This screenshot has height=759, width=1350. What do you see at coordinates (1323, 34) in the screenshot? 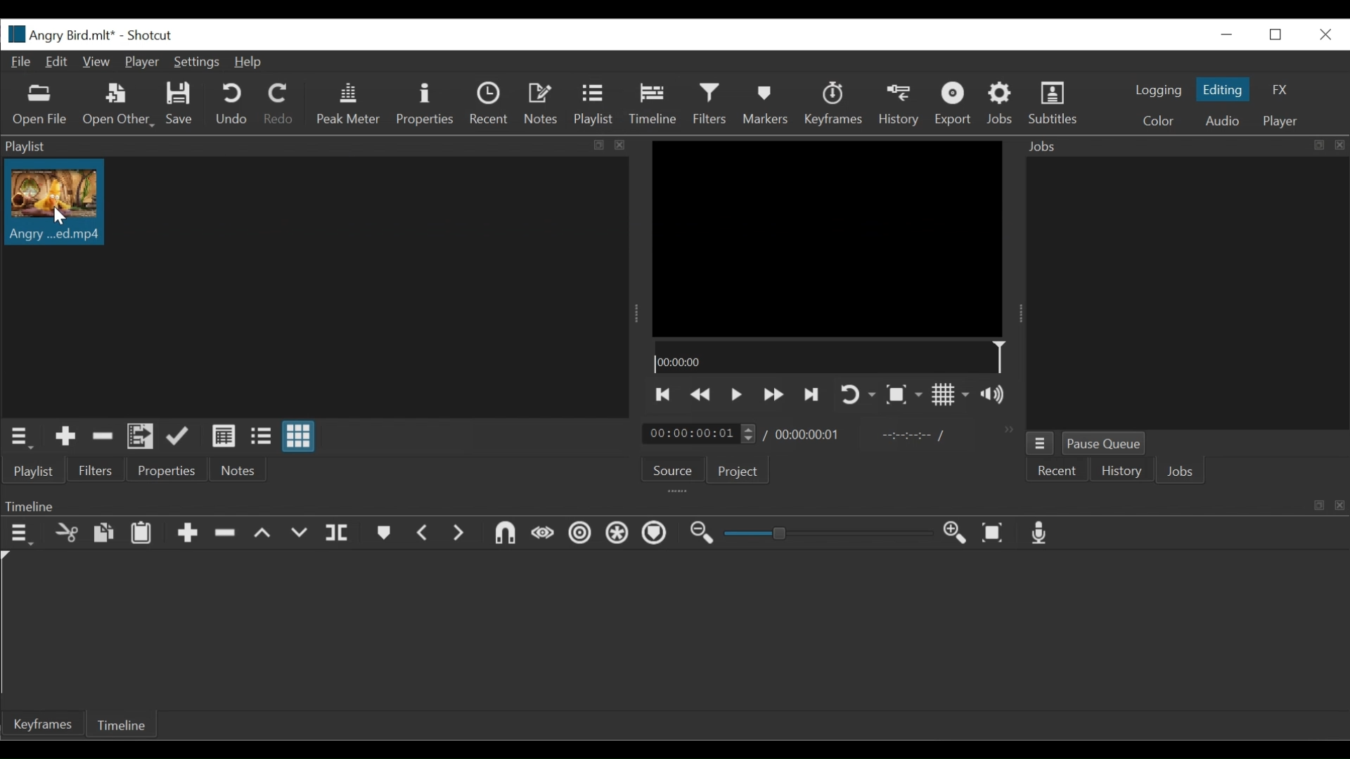
I see `Close` at bounding box center [1323, 34].